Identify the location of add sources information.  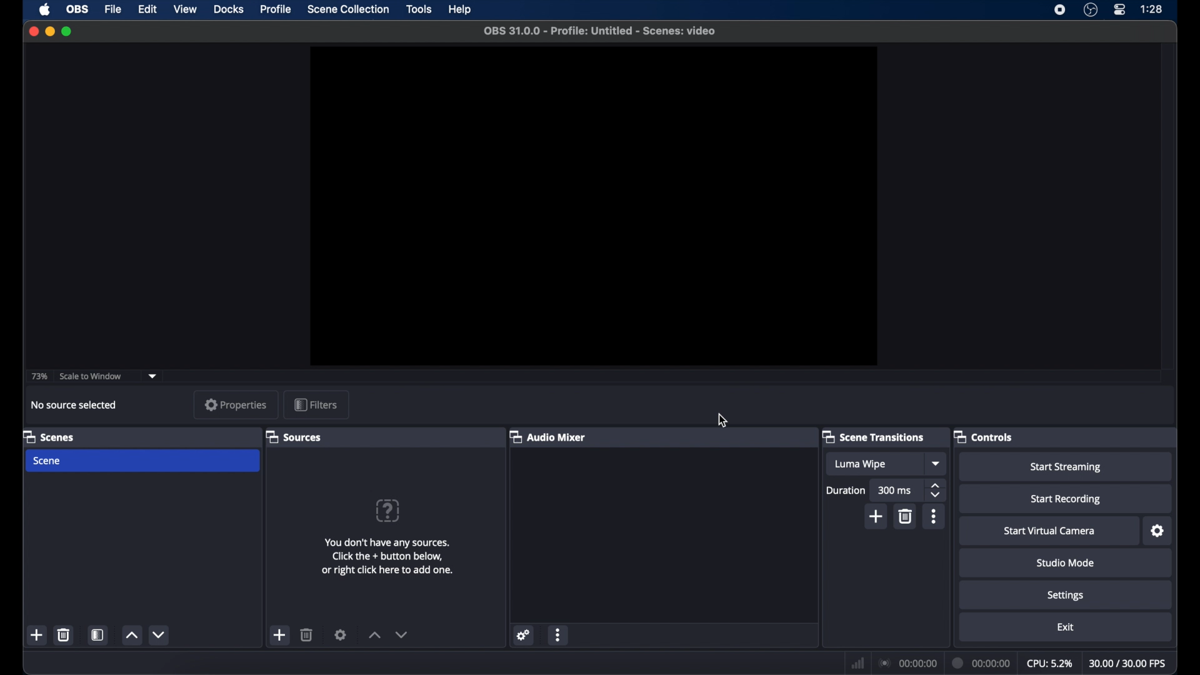
(387, 557).